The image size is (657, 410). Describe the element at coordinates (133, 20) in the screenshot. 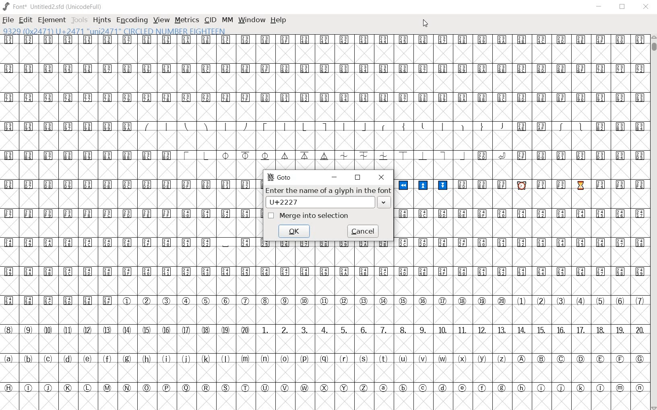

I see `encoding` at that location.